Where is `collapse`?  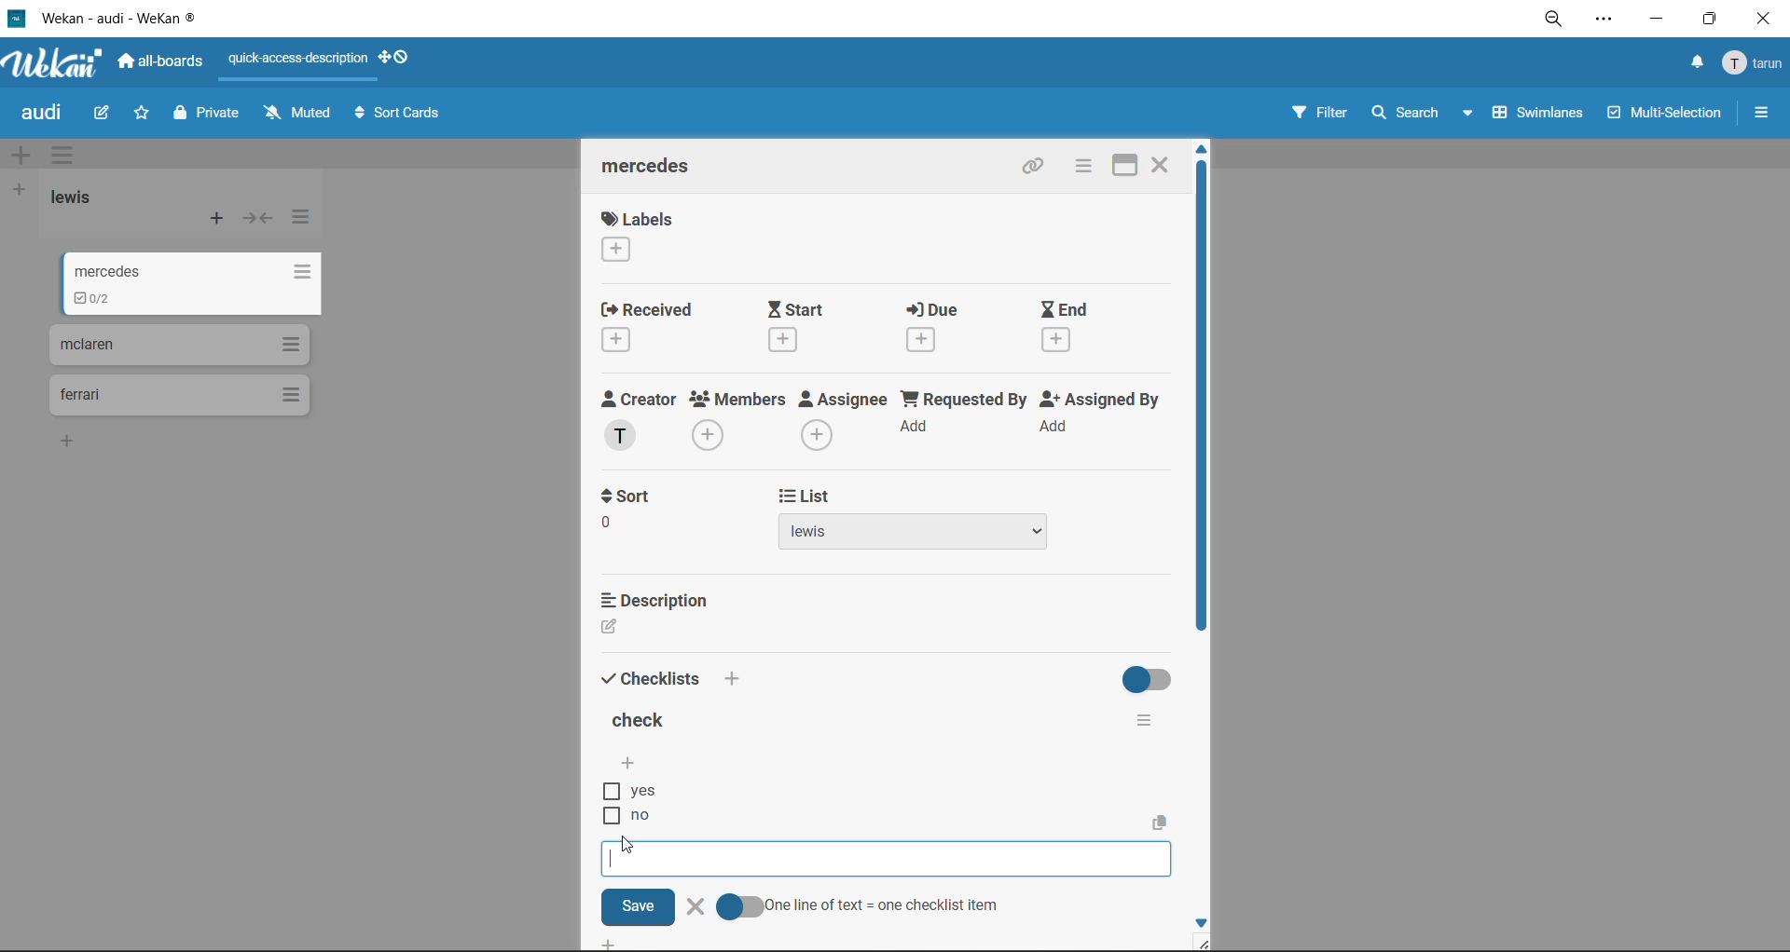
collapse is located at coordinates (257, 219).